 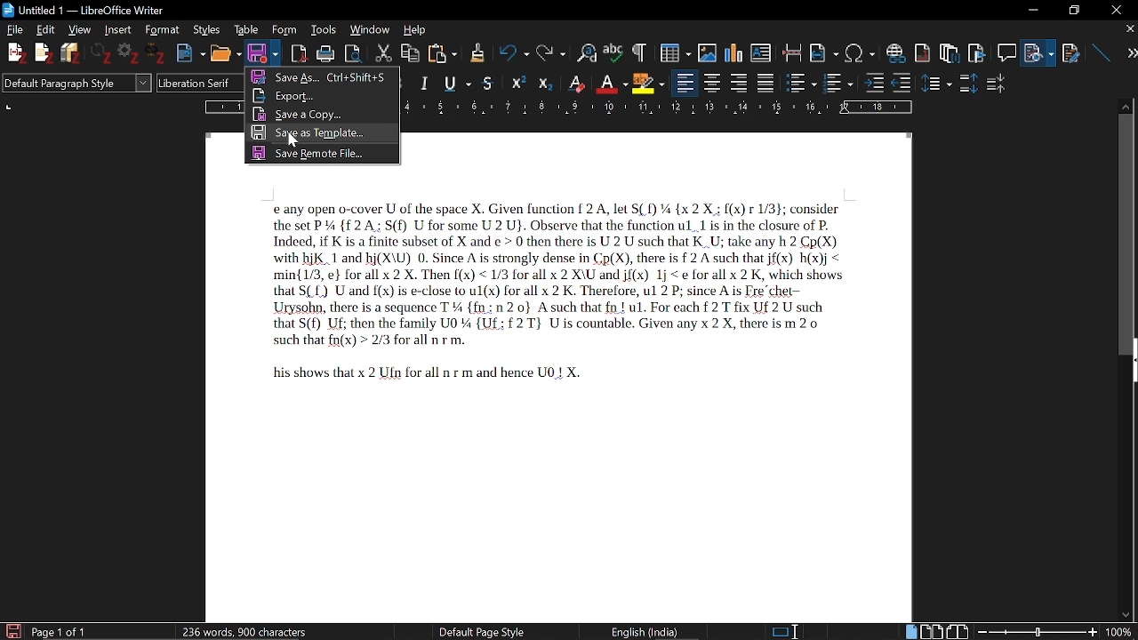 I want to click on Insert field, so click(x=824, y=49).